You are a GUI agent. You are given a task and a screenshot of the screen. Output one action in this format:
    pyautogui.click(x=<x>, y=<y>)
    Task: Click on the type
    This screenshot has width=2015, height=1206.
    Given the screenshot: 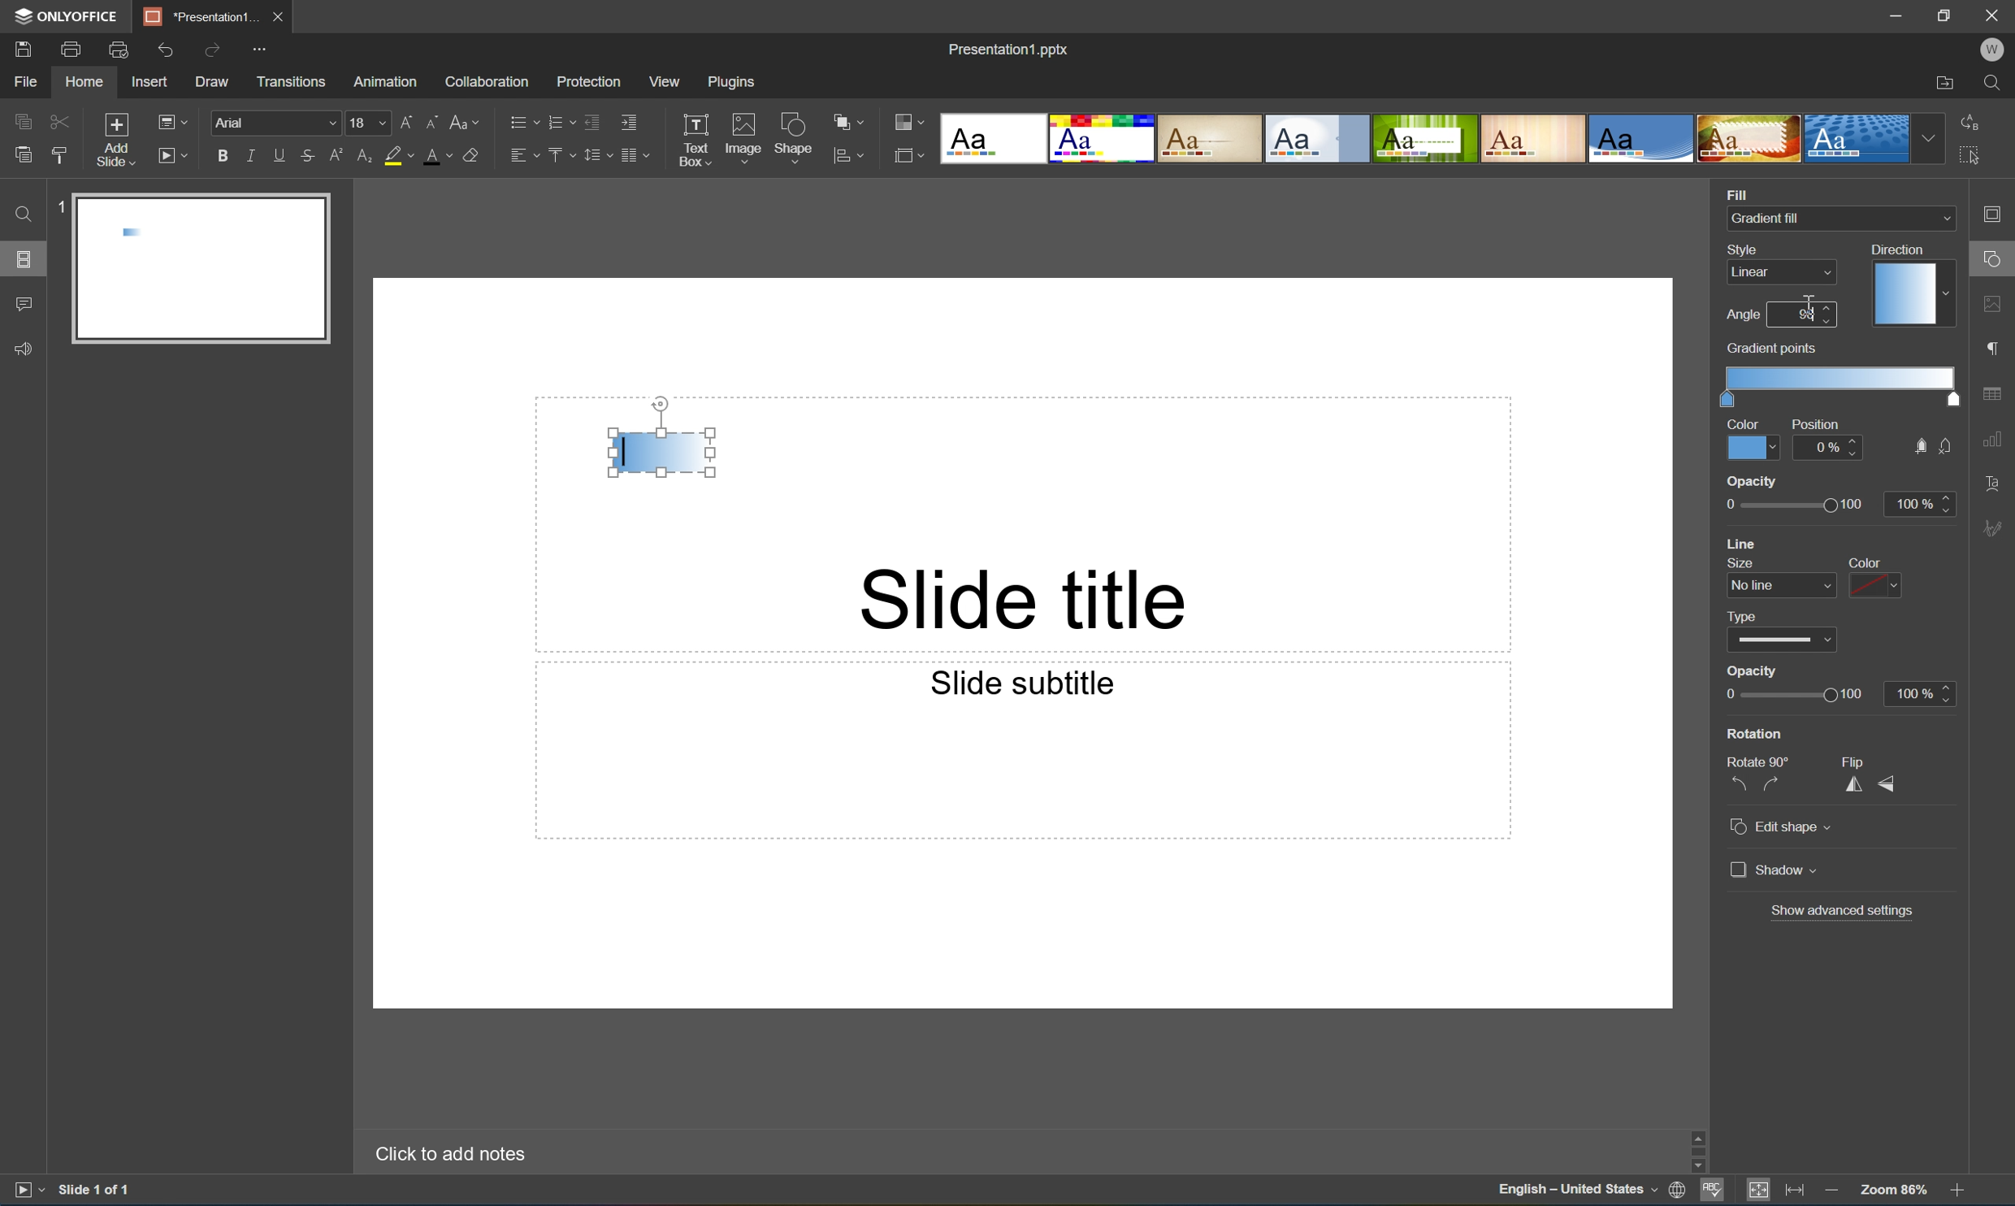 What is the action you would take?
    pyautogui.click(x=1748, y=614)
    